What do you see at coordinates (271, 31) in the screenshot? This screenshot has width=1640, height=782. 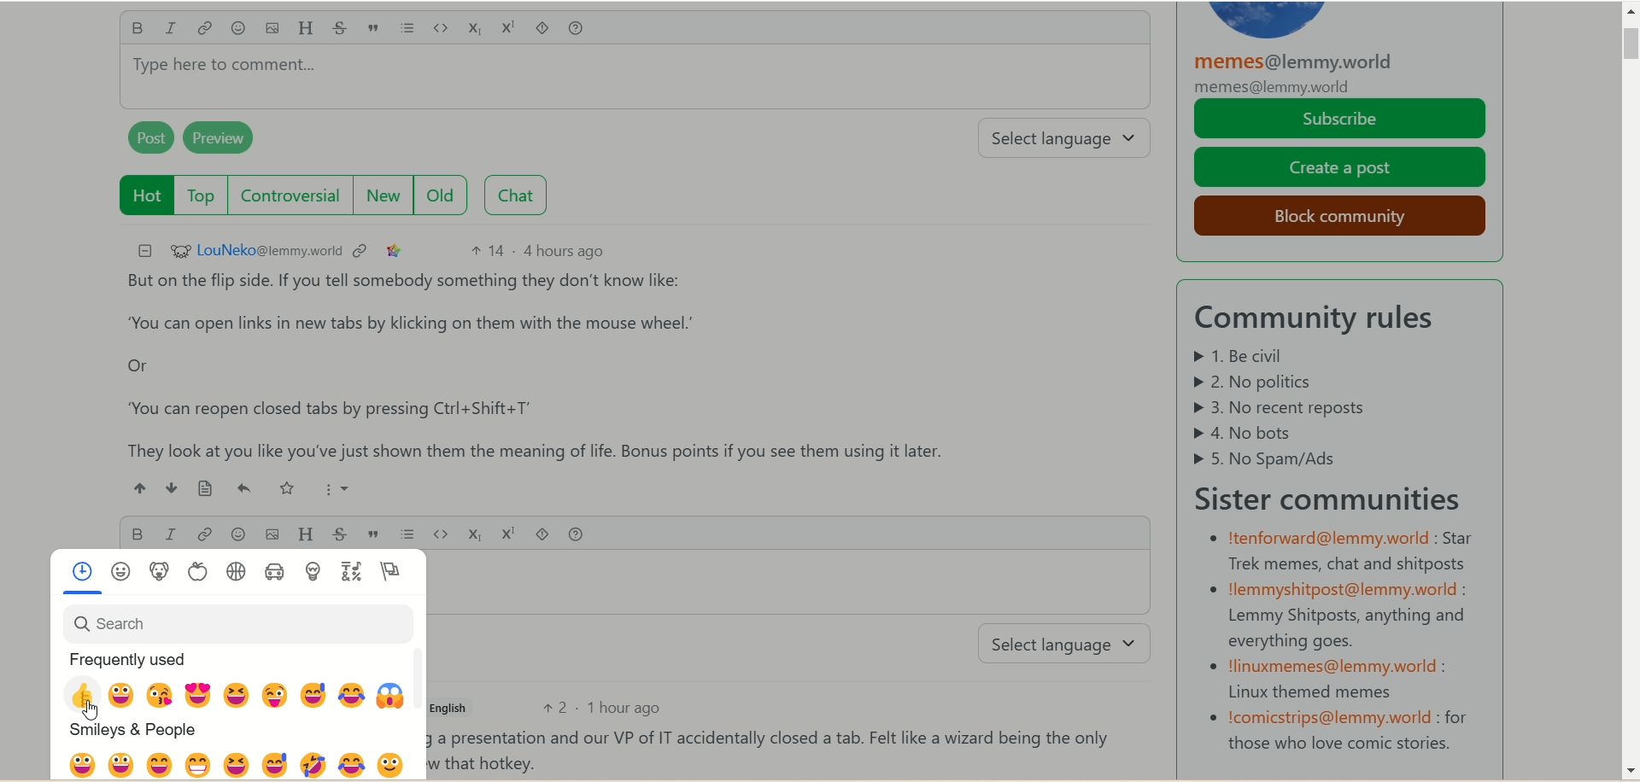 I see `image` at bounding box center [271, 31].